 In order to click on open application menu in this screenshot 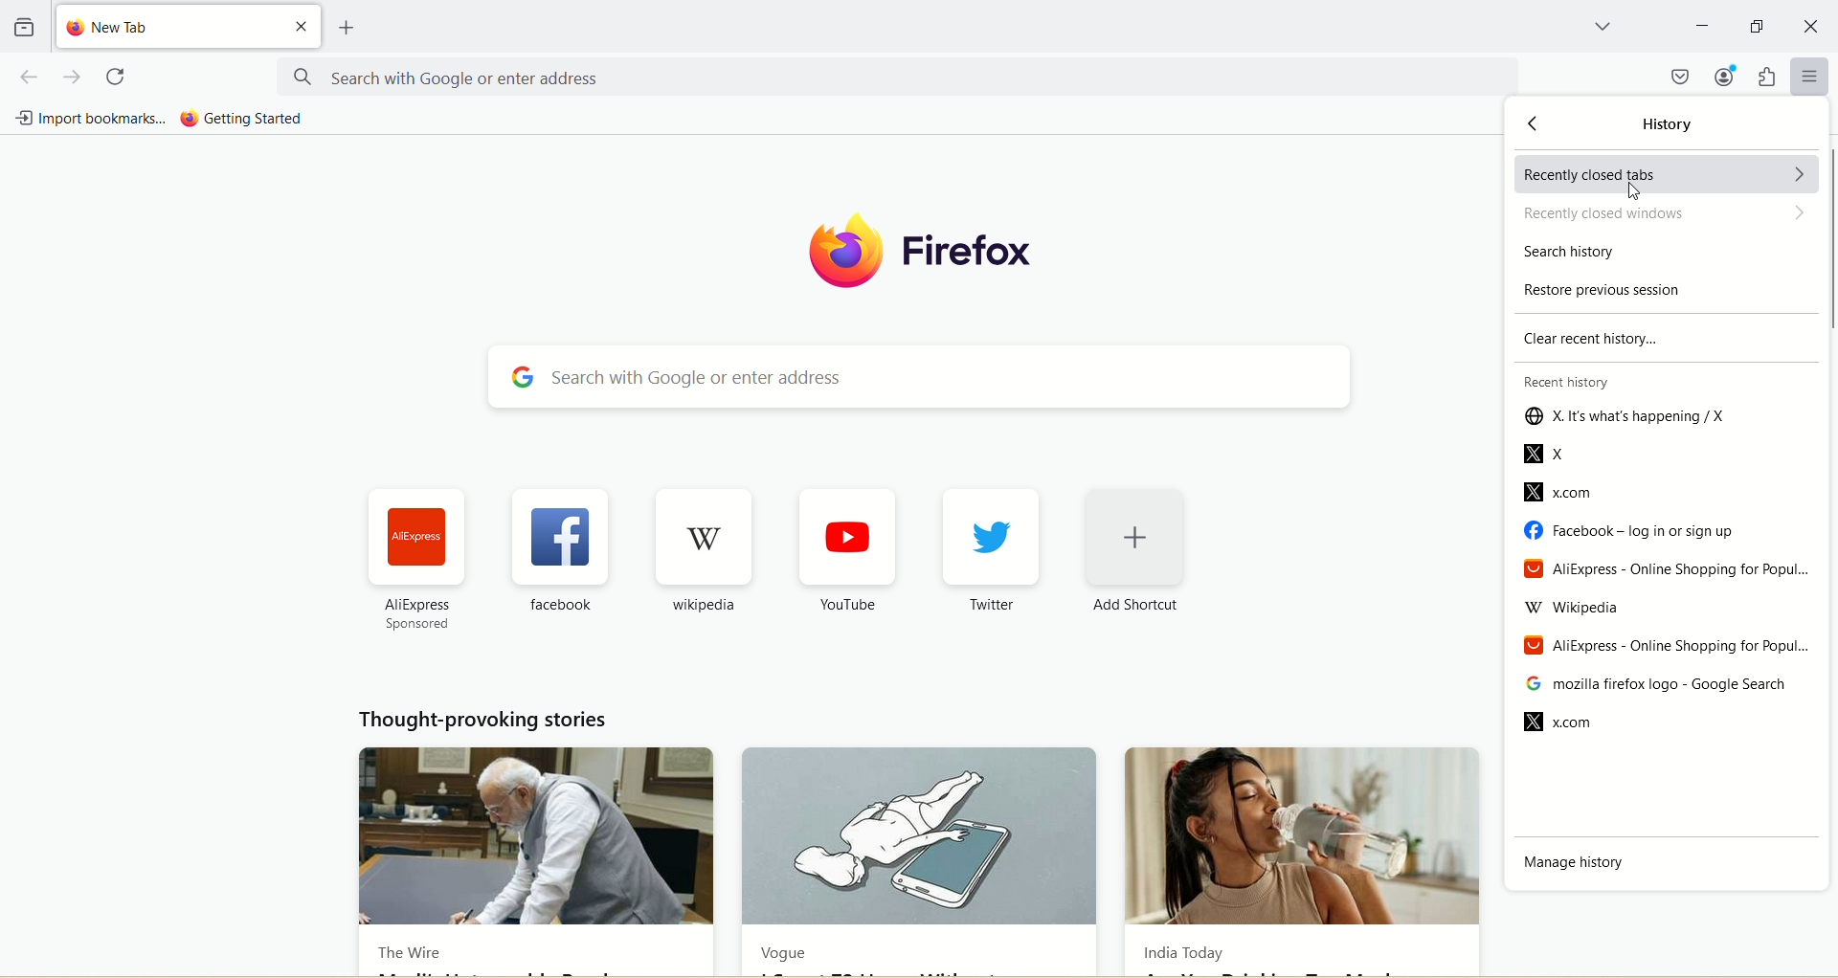, I will do `click(1808, 76)`.